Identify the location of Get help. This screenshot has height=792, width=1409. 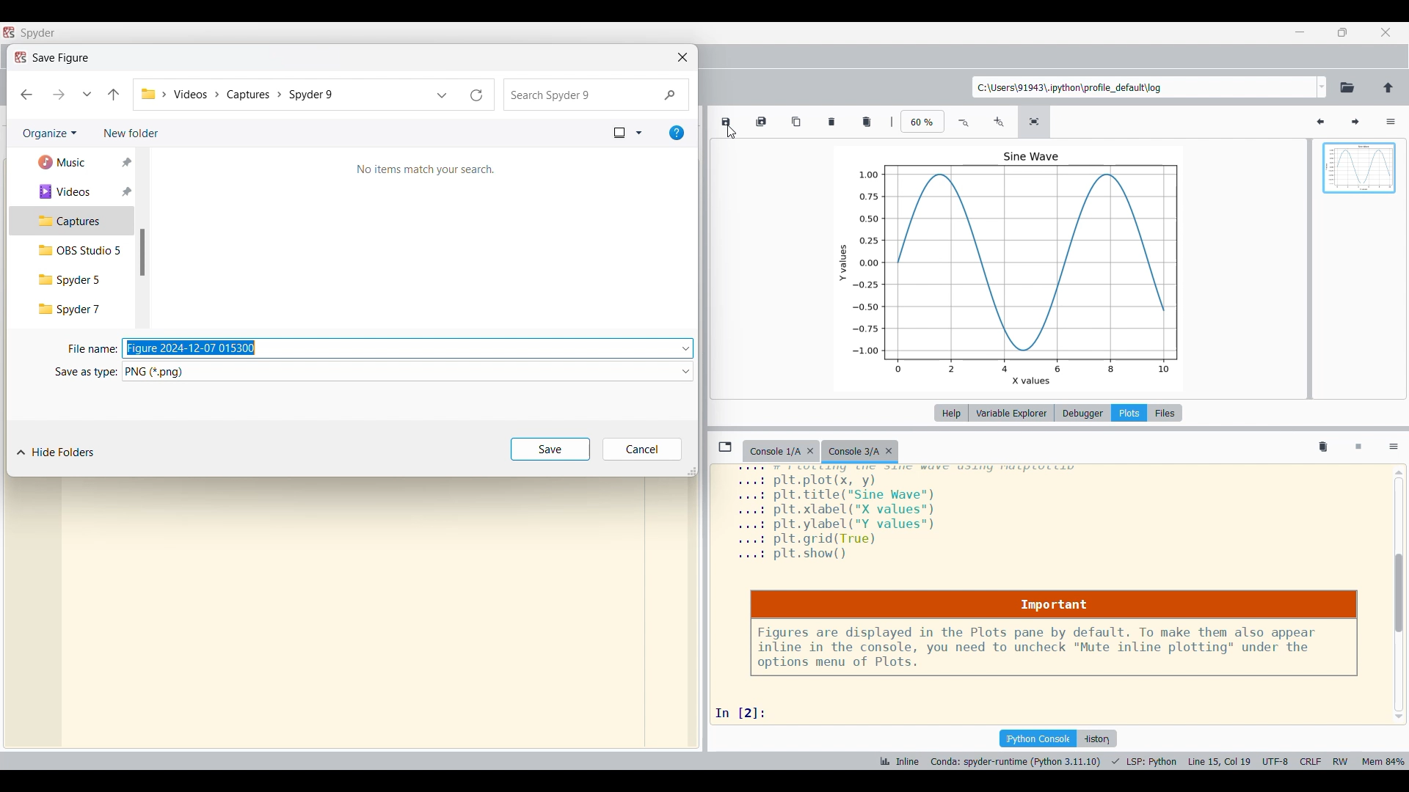
(677, 133).